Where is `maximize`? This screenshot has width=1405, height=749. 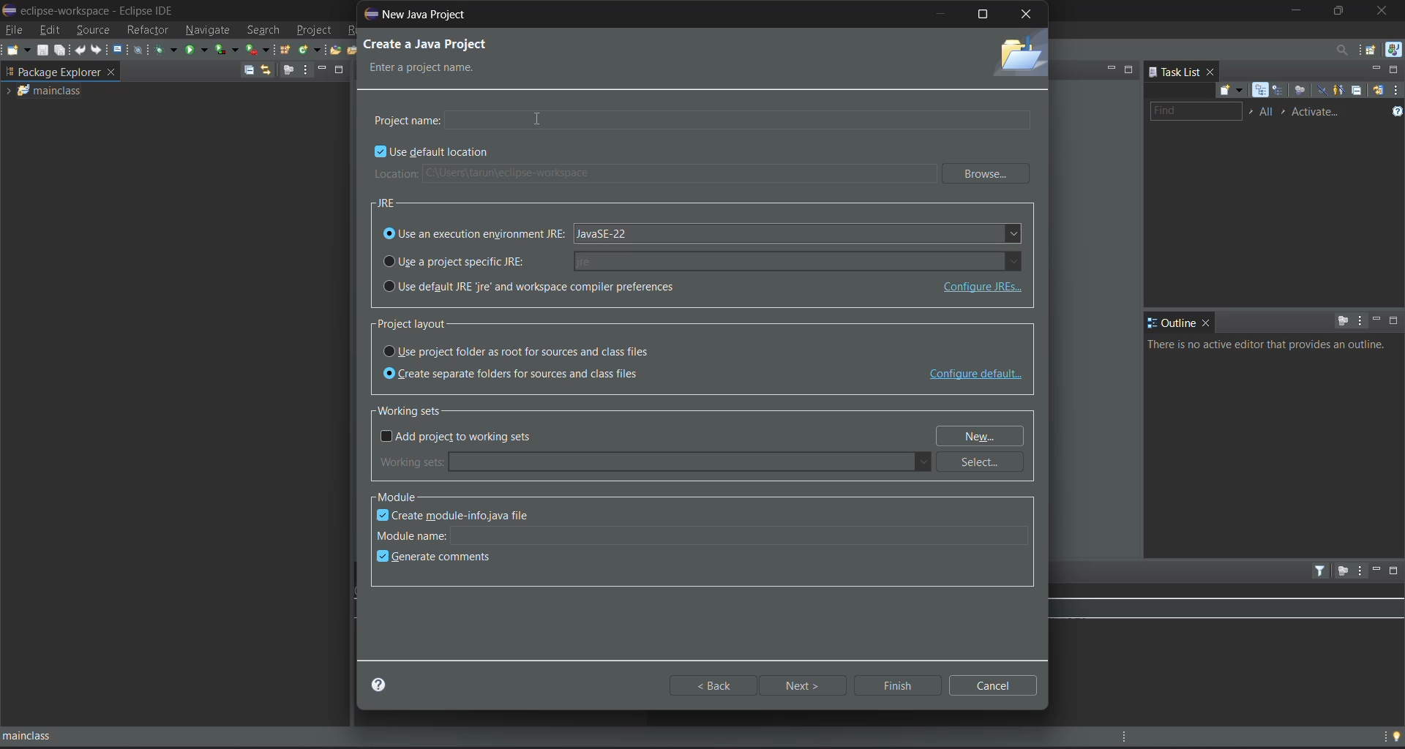
maximize is located at coordinates (1396, 571).